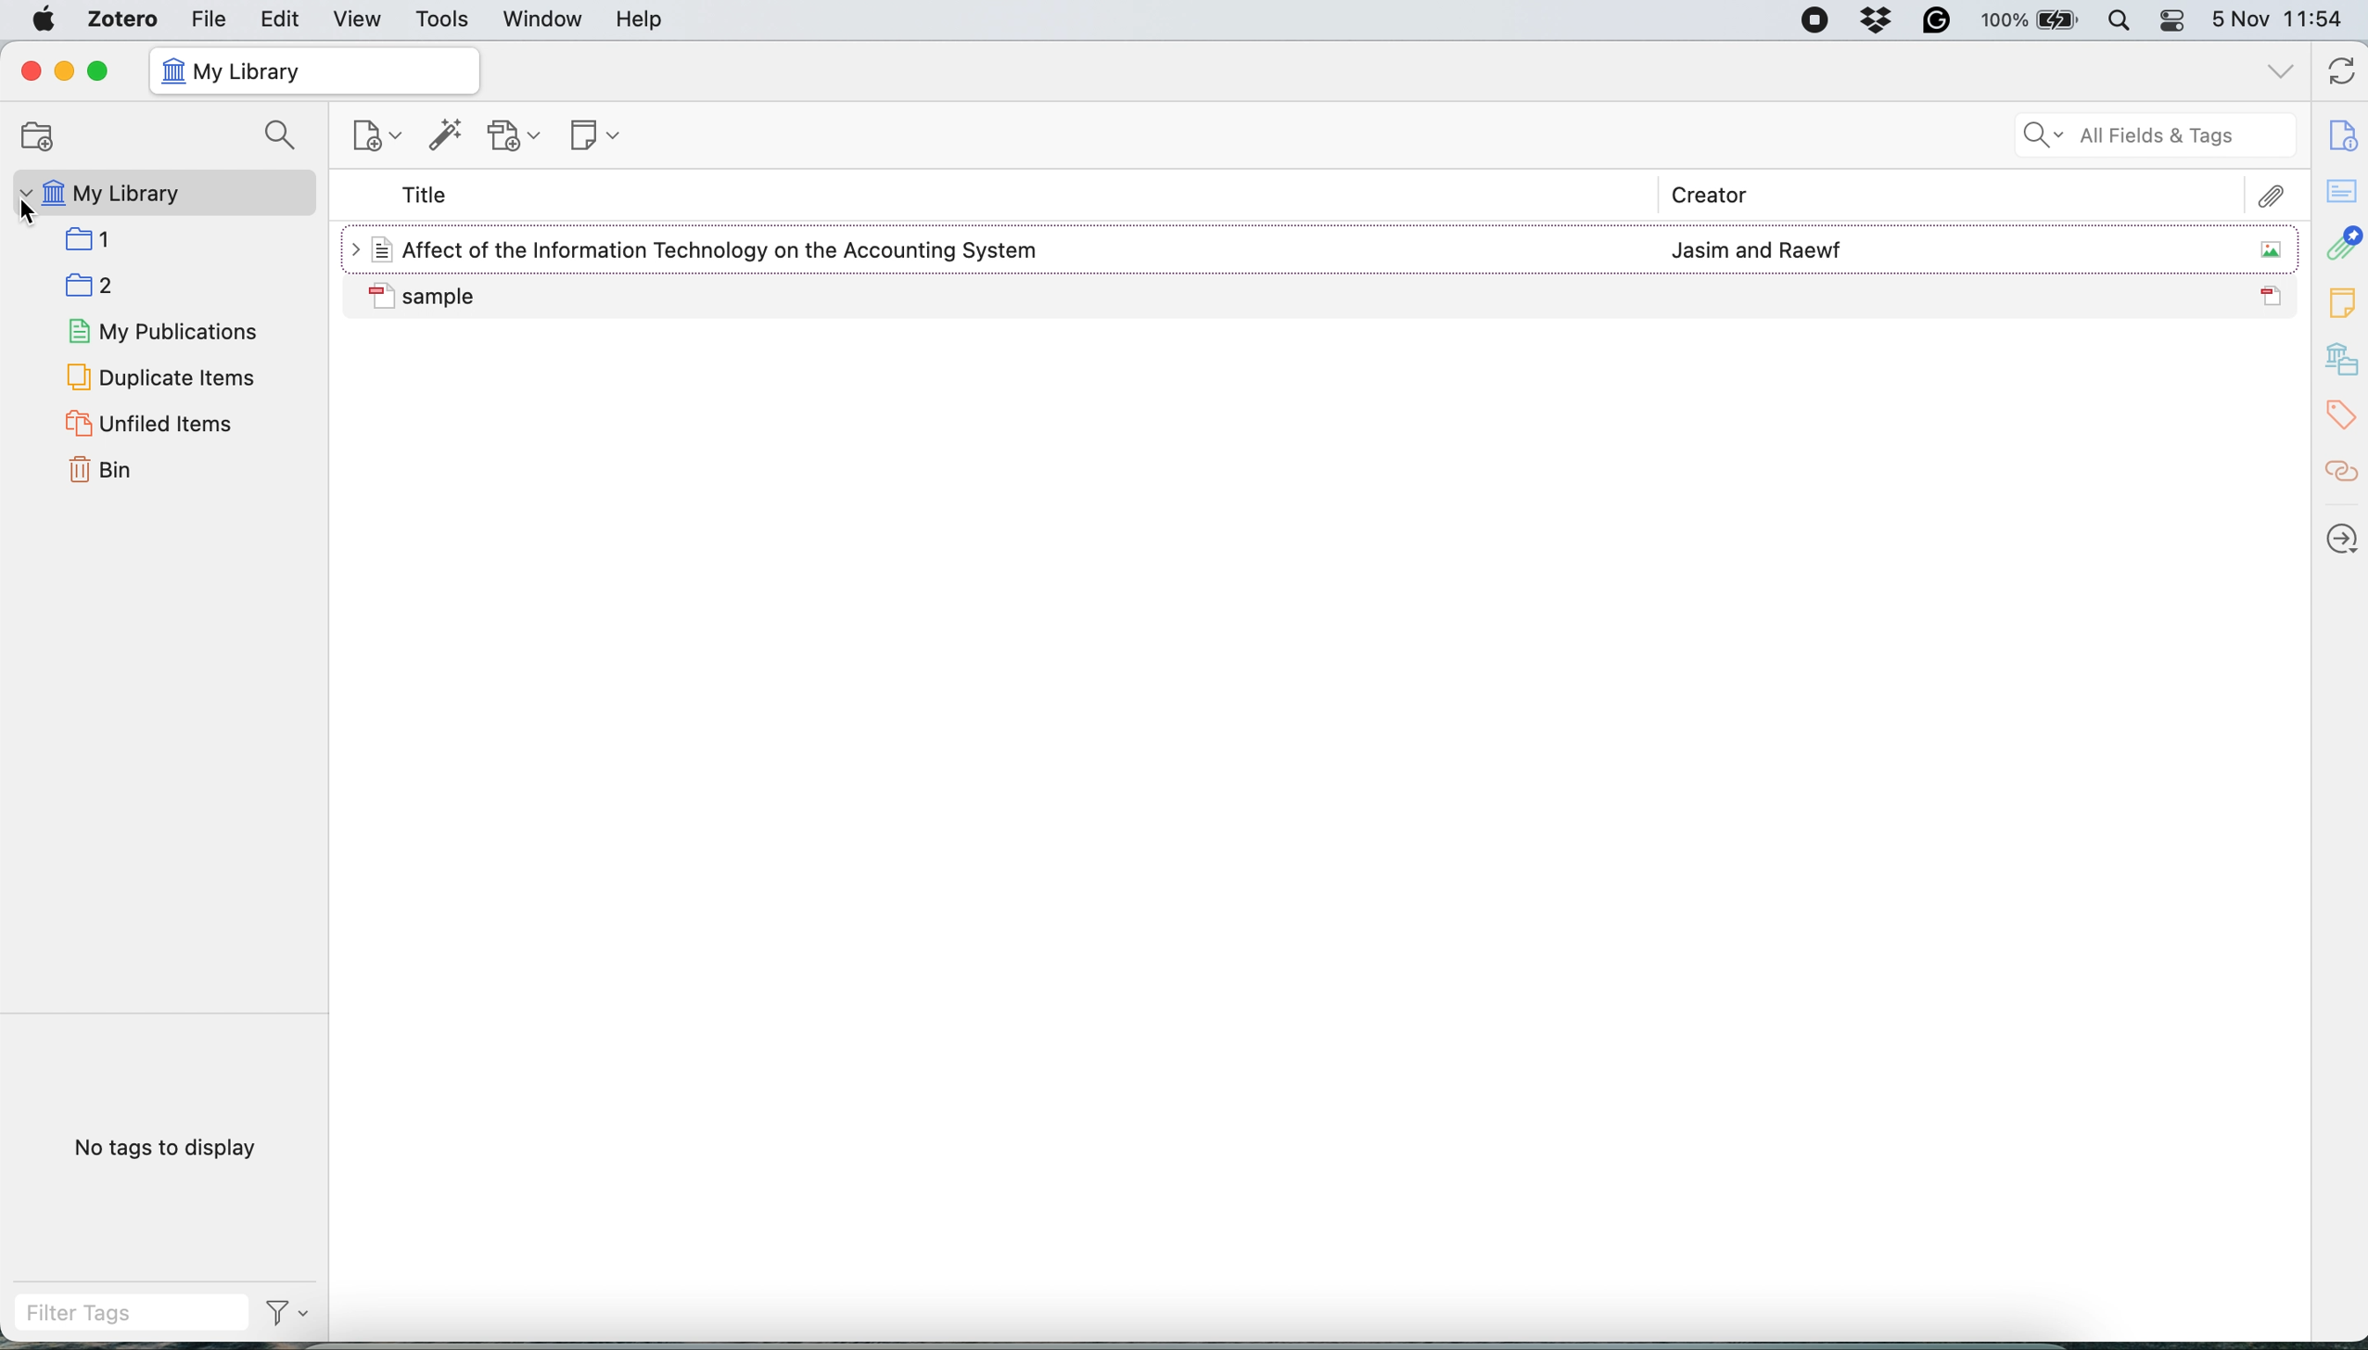 The width and height of the screenshot is (2368, 1350). I want to click on tools, so click(440, 19).